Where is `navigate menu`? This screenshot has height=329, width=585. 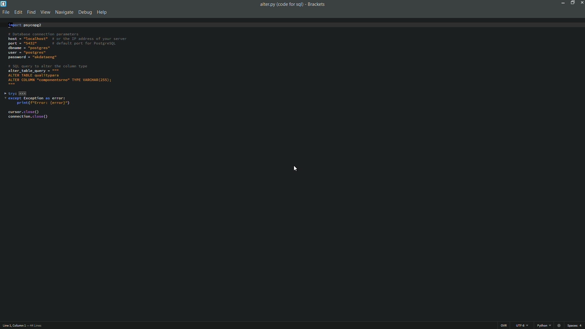 navigate menu is located at coordinates (63, 12).